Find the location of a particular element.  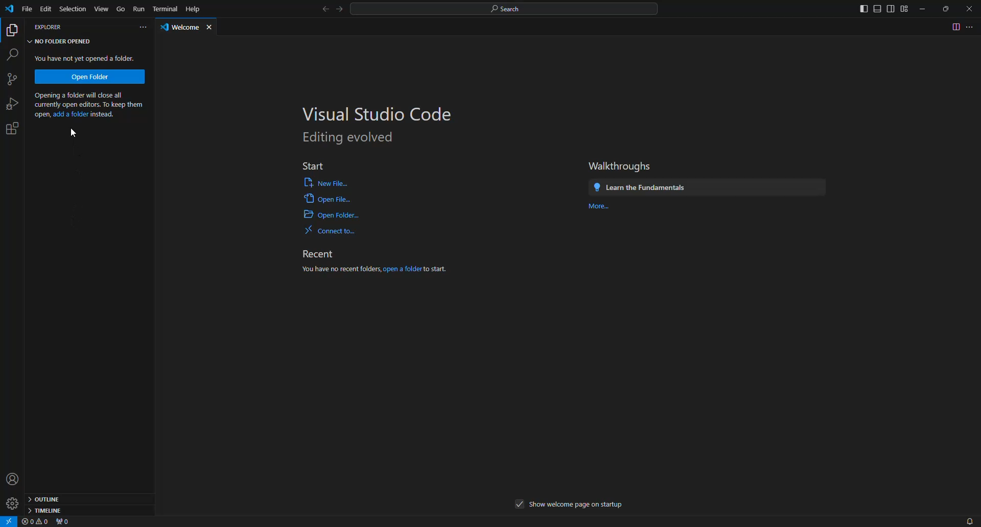

views and more actions is located at coordinates (143, 28).